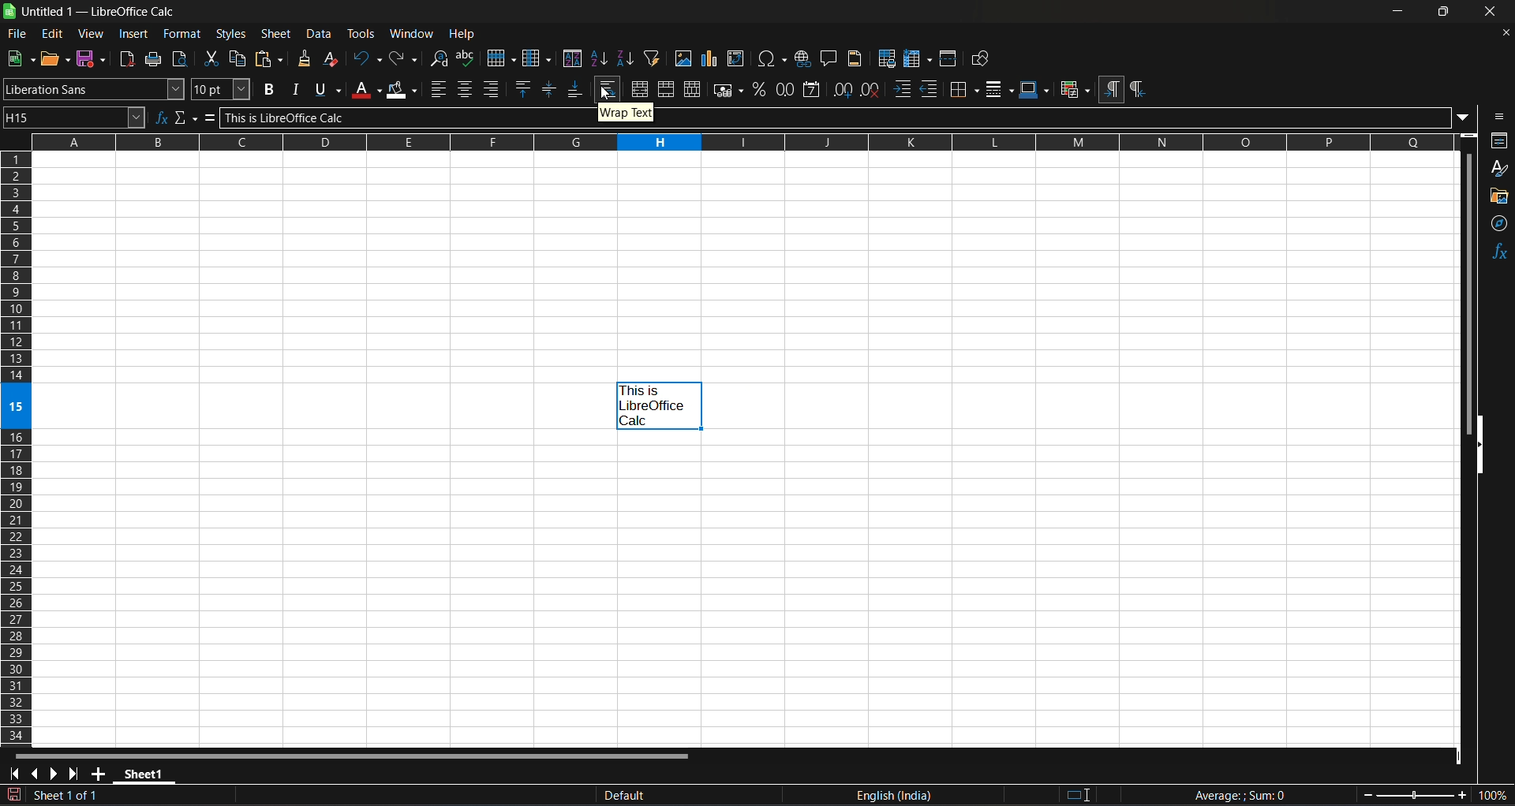  What do you see at coordinates (102, 11) in the screenshot?
I see `title` at bounding box center [102, 11].